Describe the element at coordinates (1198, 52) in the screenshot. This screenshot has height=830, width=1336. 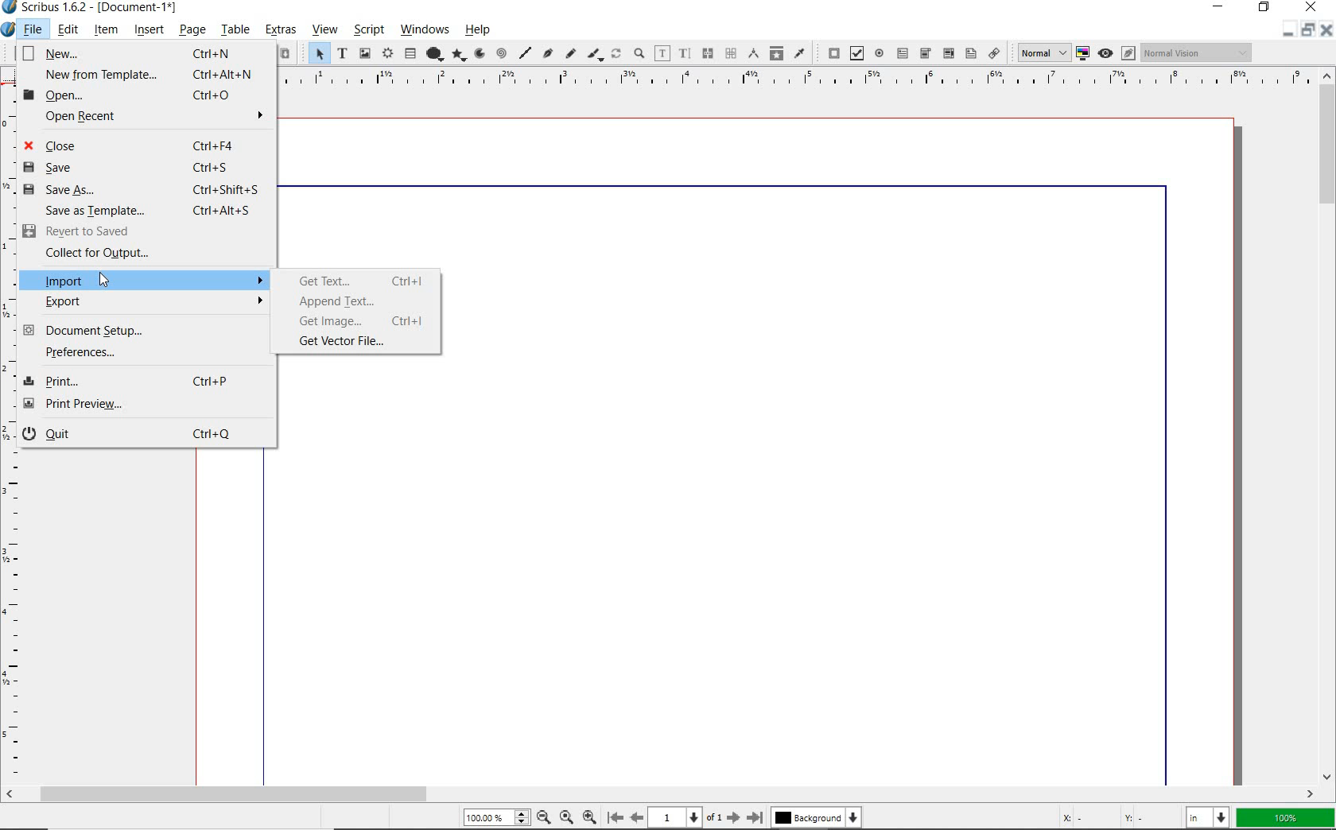
I see `Normal Vision` at that location.